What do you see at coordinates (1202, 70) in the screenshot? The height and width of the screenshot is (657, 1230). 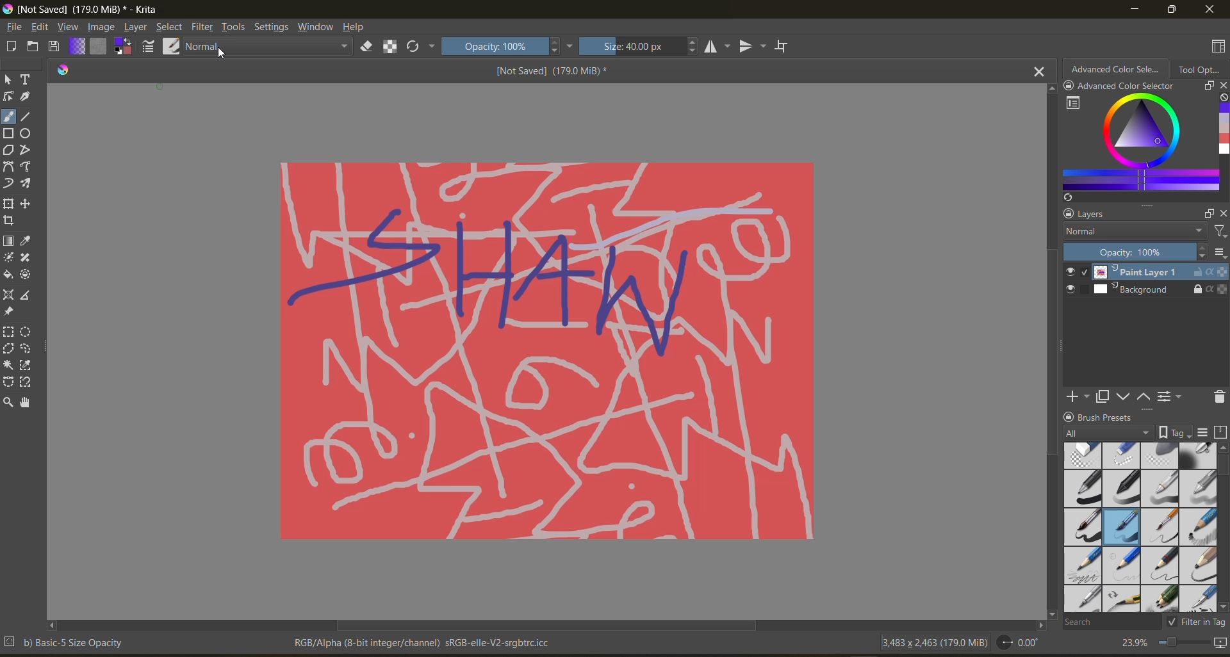 I see `tool options` at bounding box center [1202, 70].